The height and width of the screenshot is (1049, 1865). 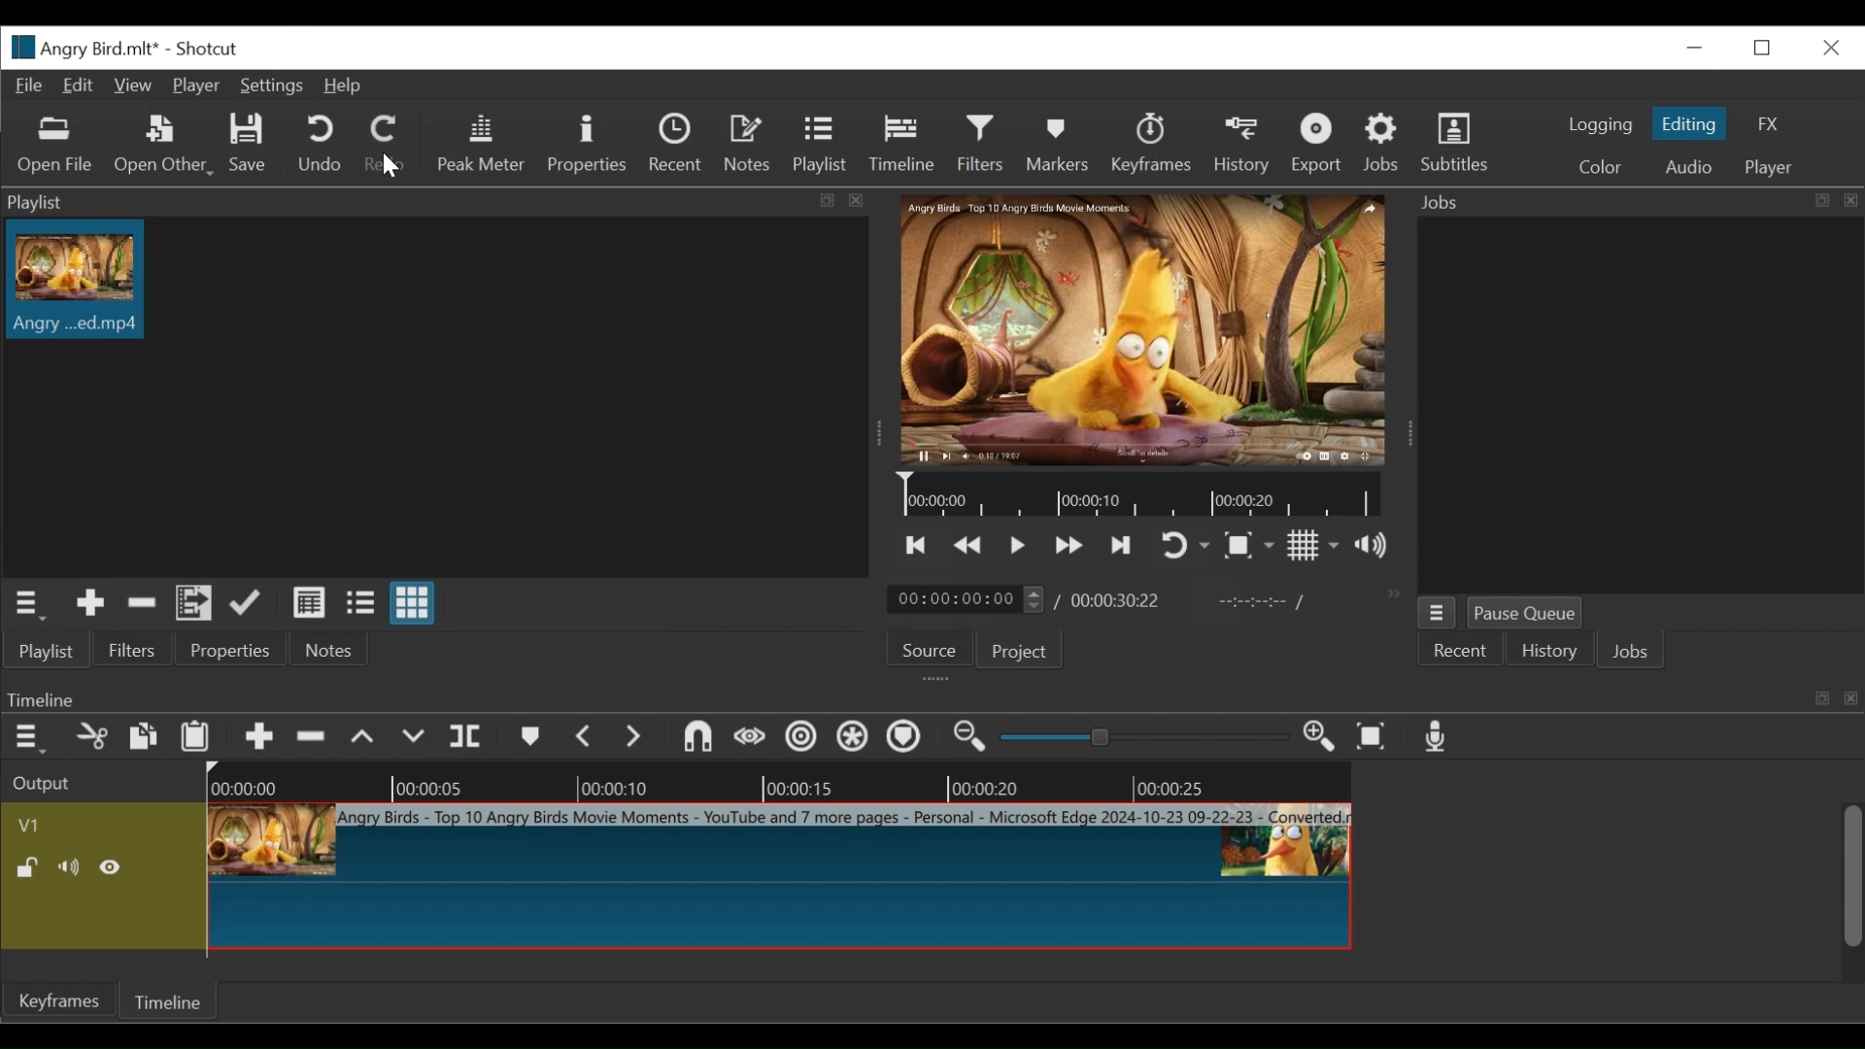 I want to click on Clip, so click(x=780, y=875).